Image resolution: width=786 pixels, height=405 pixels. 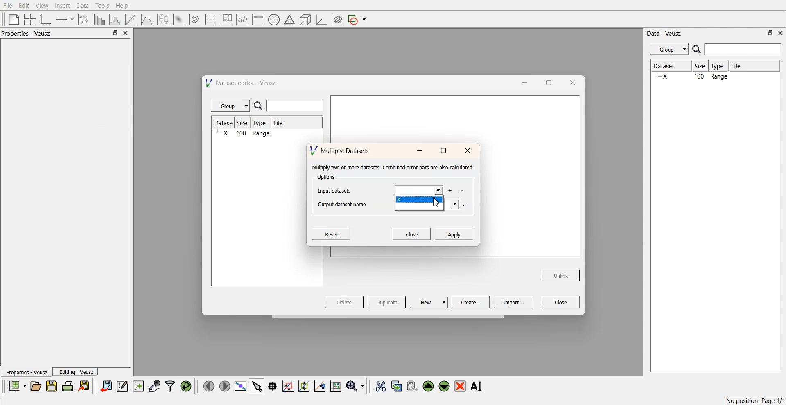 What do you see at coordinates (321, 20) in the screenshot?
I see `3d graph` at bounding box center [321, 20].